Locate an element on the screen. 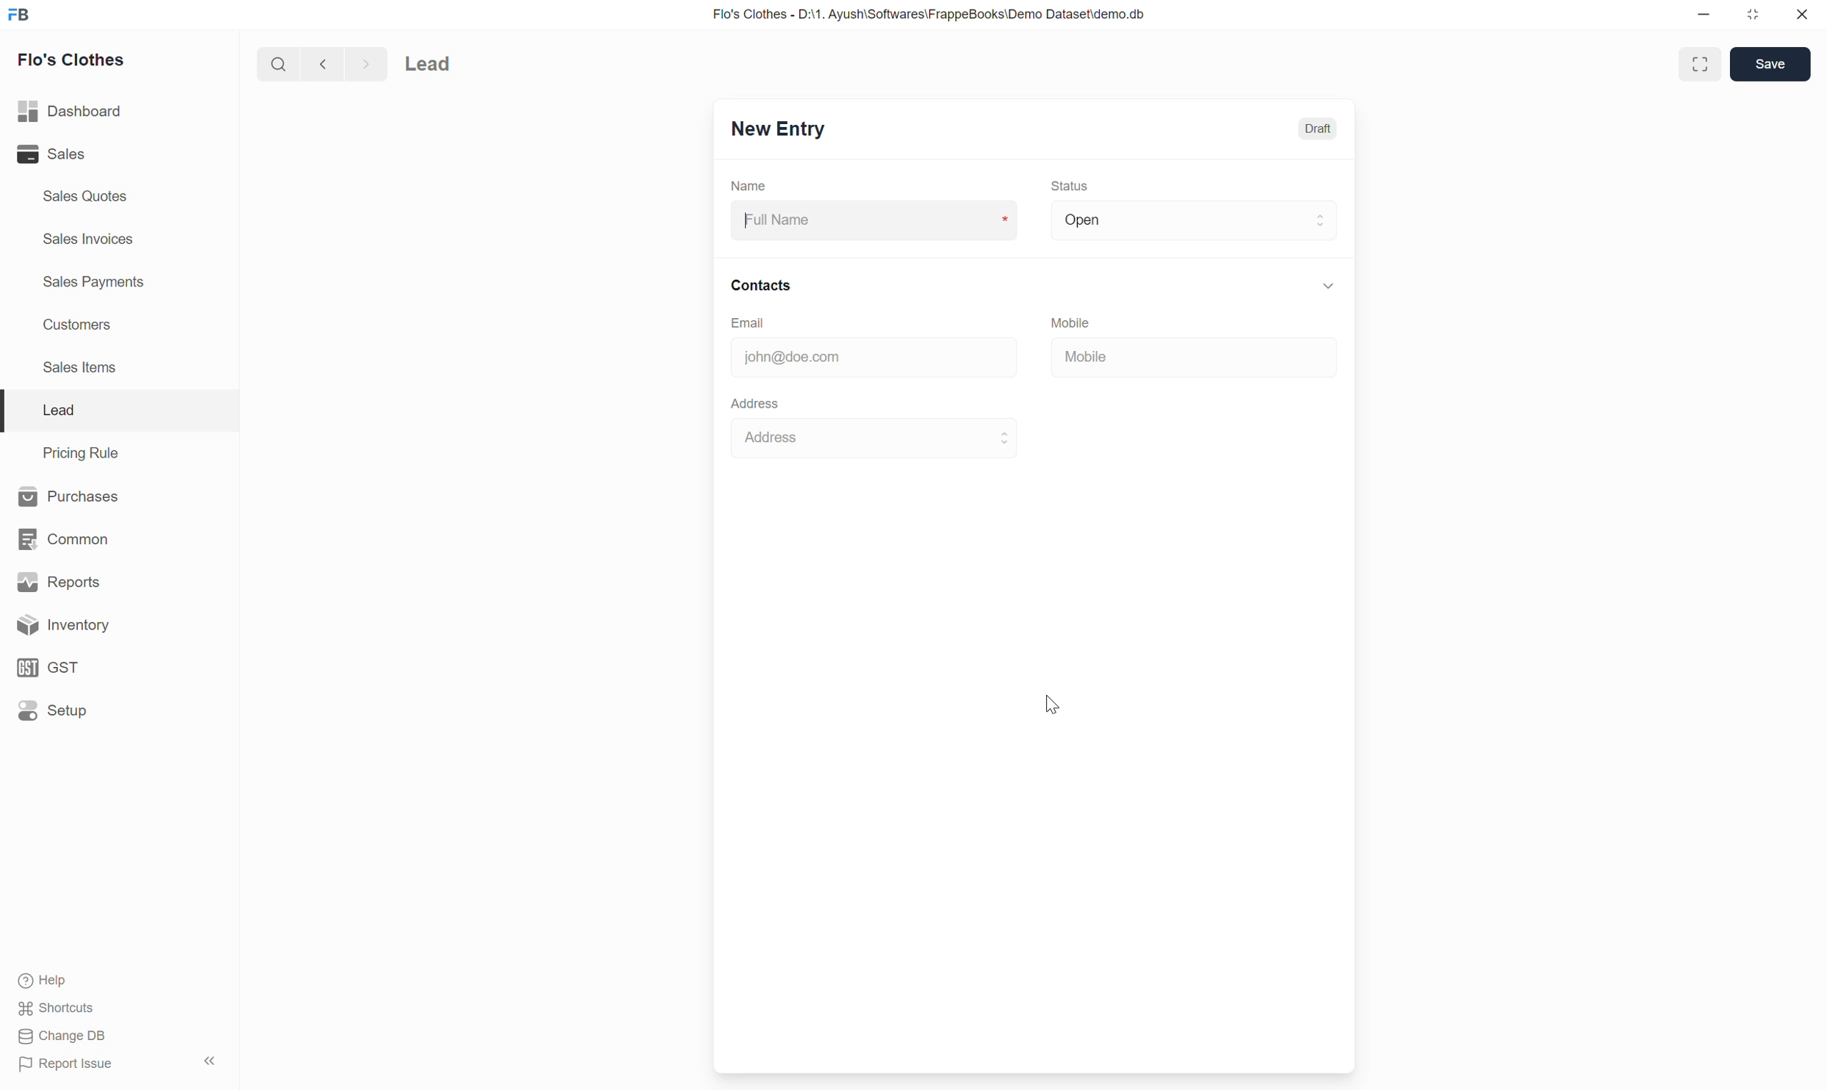 The width and height of the screenshot is (1827, 1090). Expand is located at coordinates (1695, 63).